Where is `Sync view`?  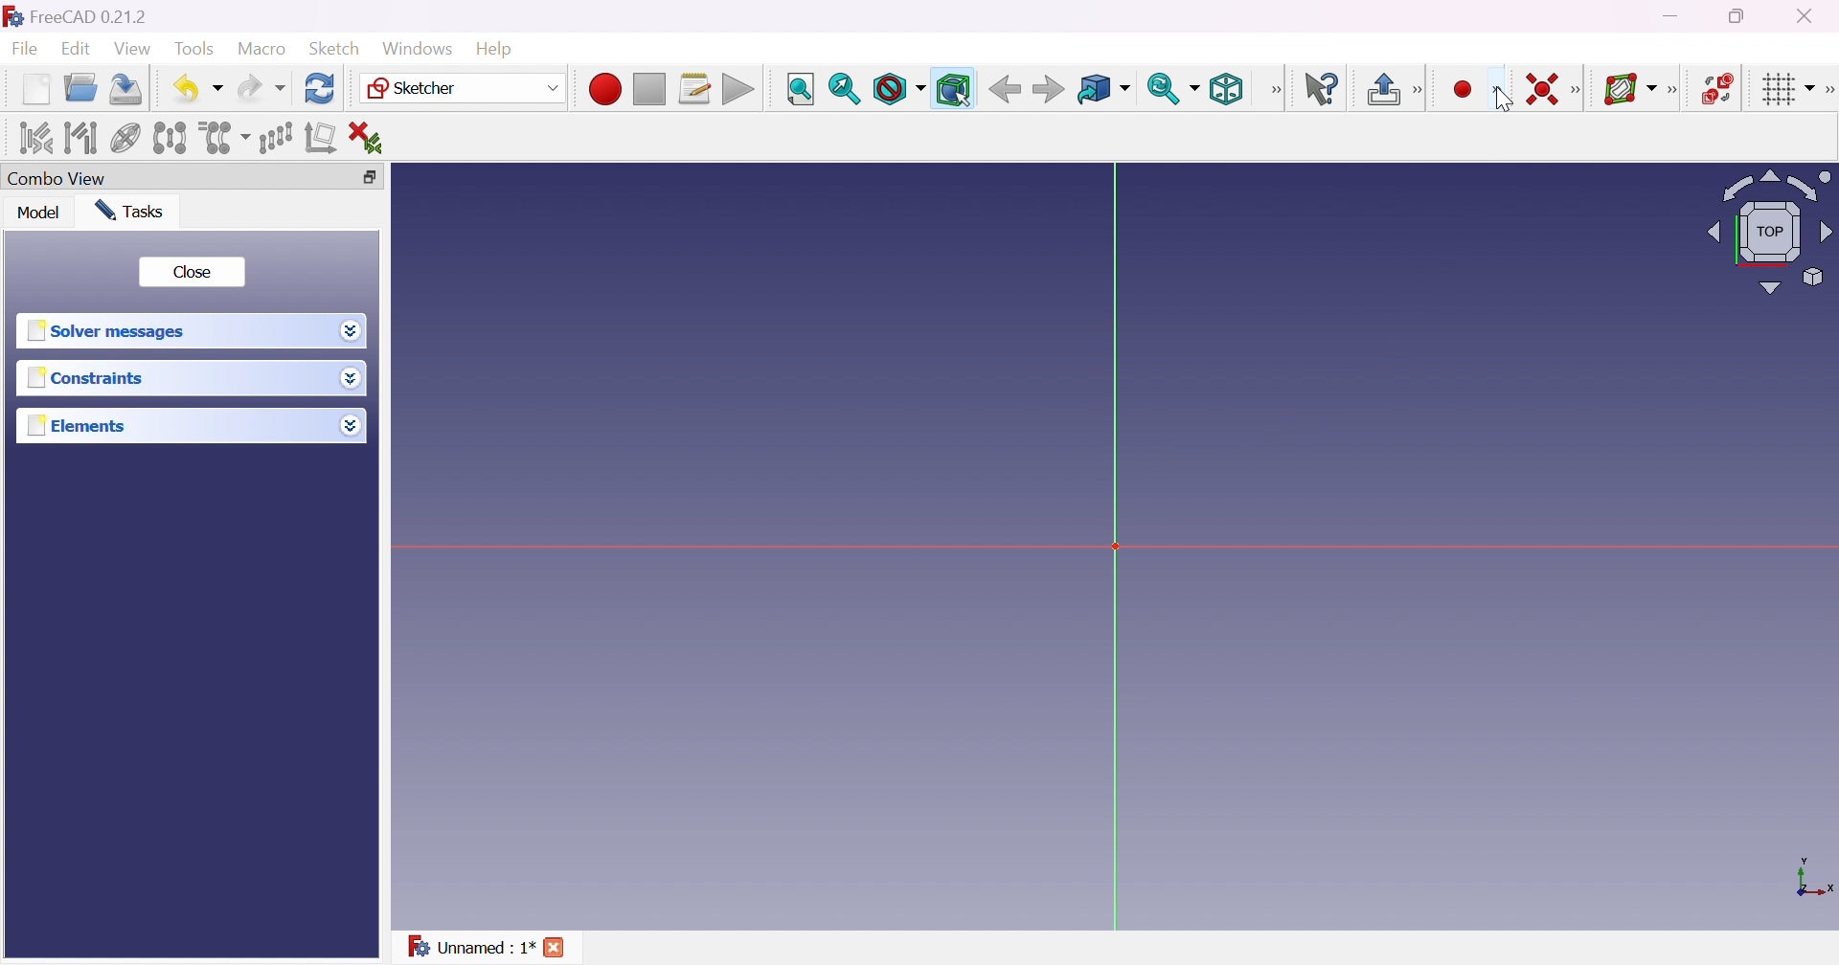 Sync view is located at coordinates (1171, 87).